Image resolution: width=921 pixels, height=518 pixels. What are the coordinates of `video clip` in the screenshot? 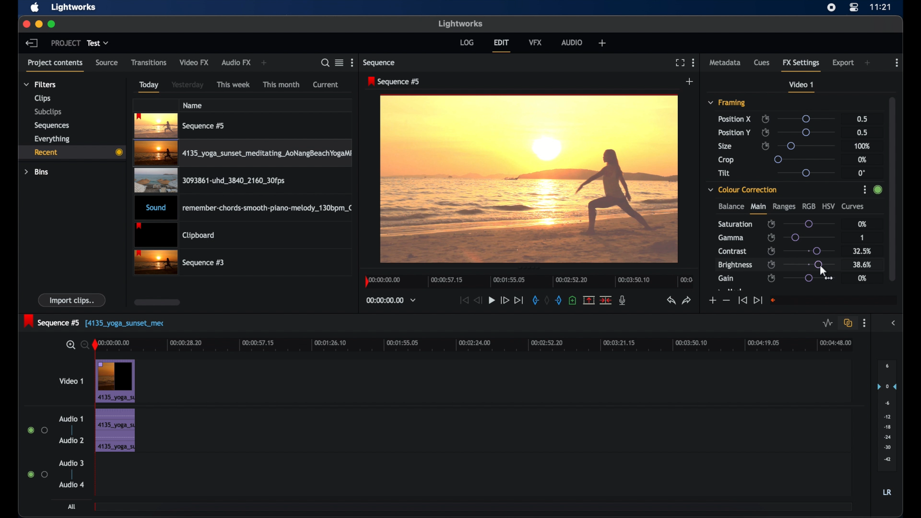 It's located at (244, 154).